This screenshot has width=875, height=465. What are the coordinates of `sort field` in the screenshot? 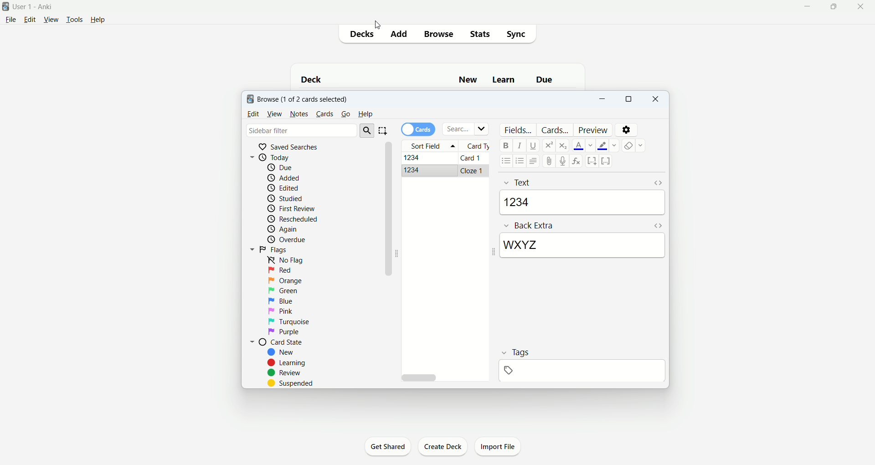 It's located at (429, 145).